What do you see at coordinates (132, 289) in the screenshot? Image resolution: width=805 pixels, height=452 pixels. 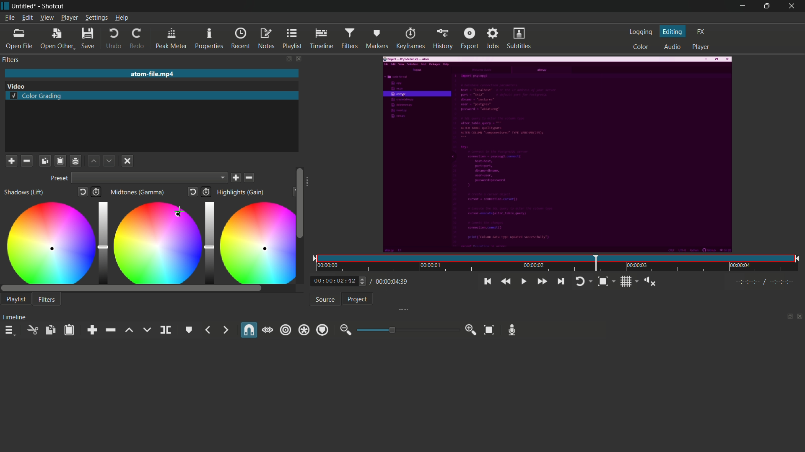 I see `Scroller` at bounding box center [132, 289].